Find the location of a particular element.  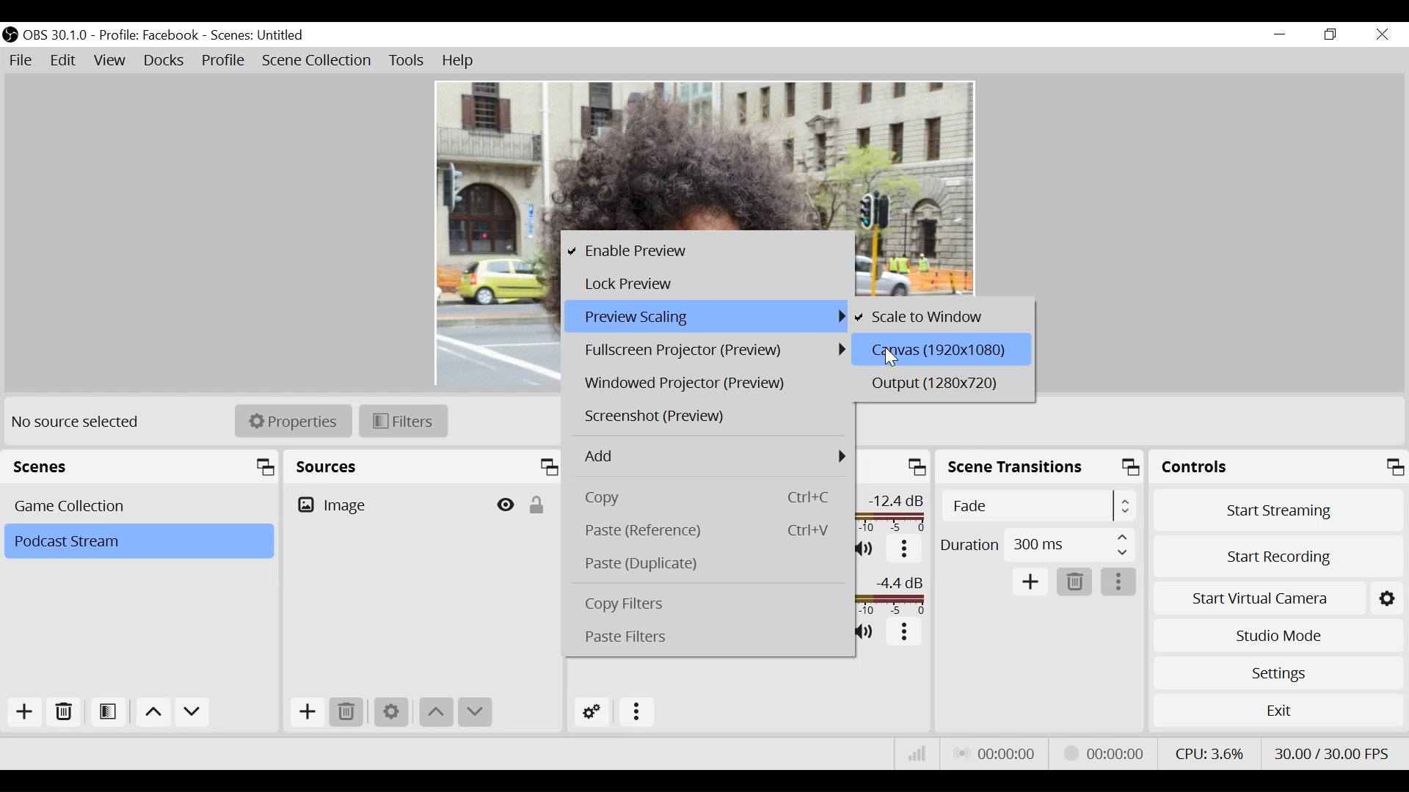

Docks is located at coordinates (165, 62).